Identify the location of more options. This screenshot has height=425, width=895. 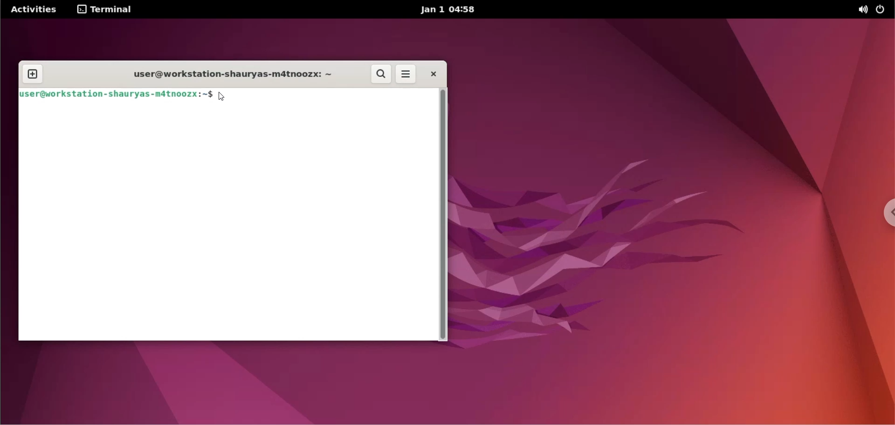
(406, 75).